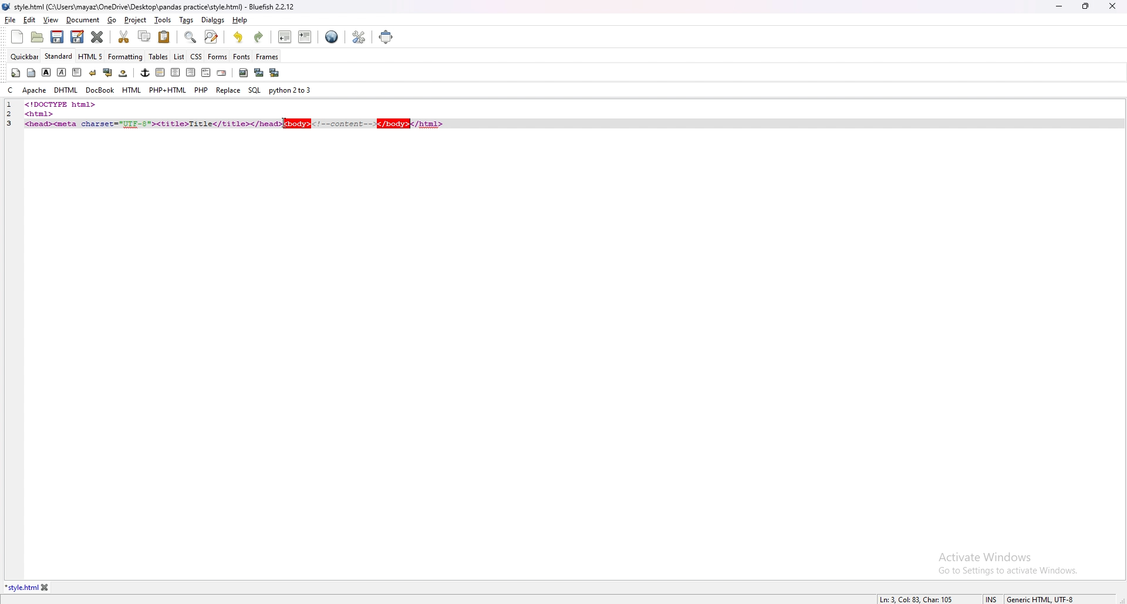 This screenshot has height=604, width=1127. I want to click on new, so click(17, 37).